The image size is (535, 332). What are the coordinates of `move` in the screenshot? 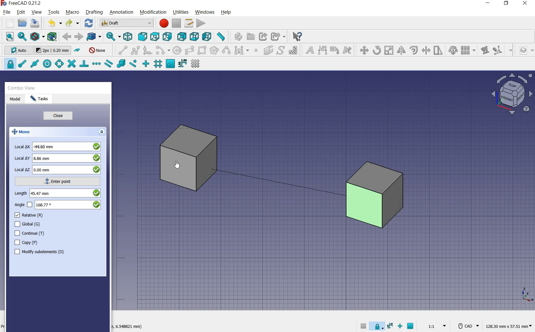 It's located at (33, 132).